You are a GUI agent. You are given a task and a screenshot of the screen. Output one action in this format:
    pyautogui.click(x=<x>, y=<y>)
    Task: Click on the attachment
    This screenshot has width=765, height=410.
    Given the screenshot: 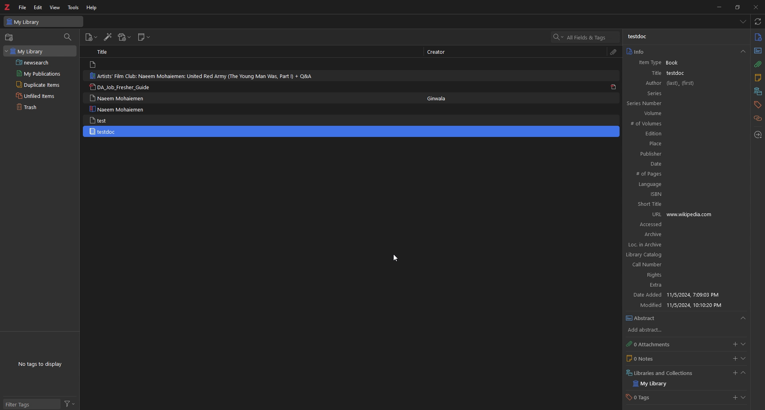 What is the action you would take?
    pyautogui.click(x=614, y=53)
    